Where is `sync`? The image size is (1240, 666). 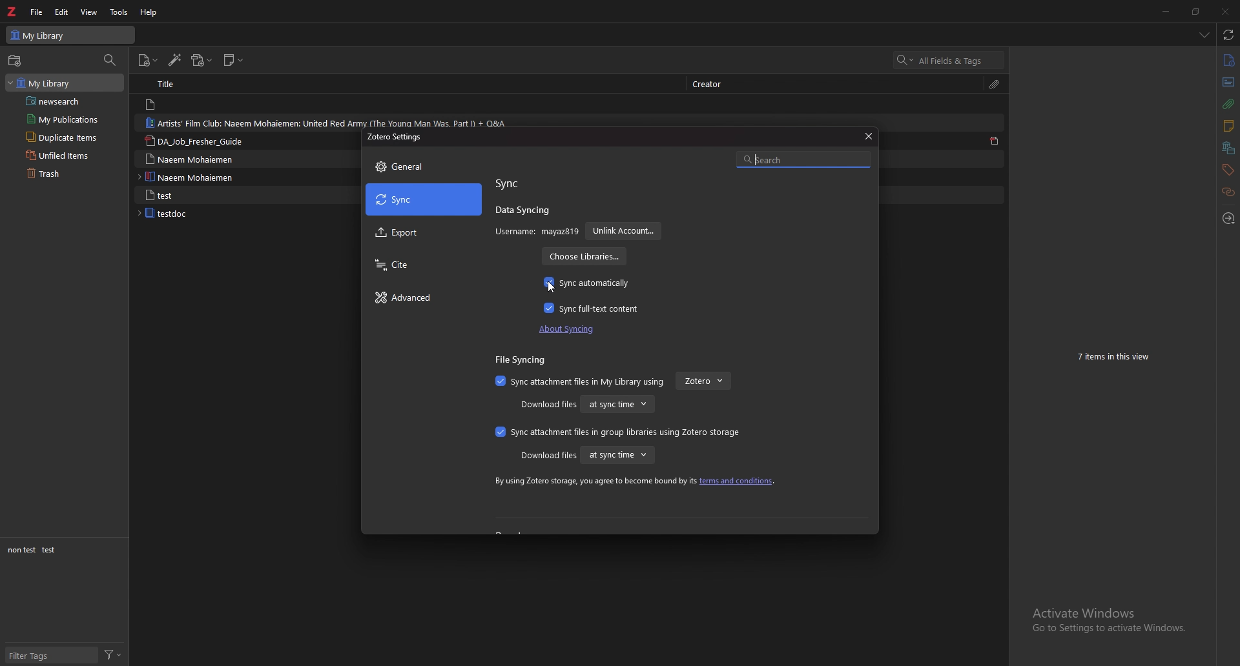
sync is located at coordinates (510, 184).